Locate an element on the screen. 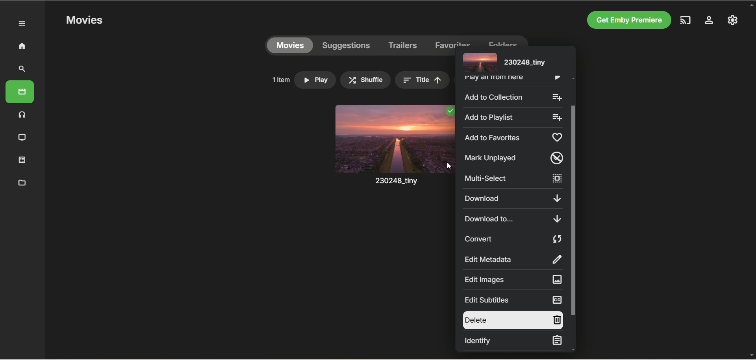 Image resolution: width=756 pixels, height=360 pixels. download to is located at coordinates (513, 219).